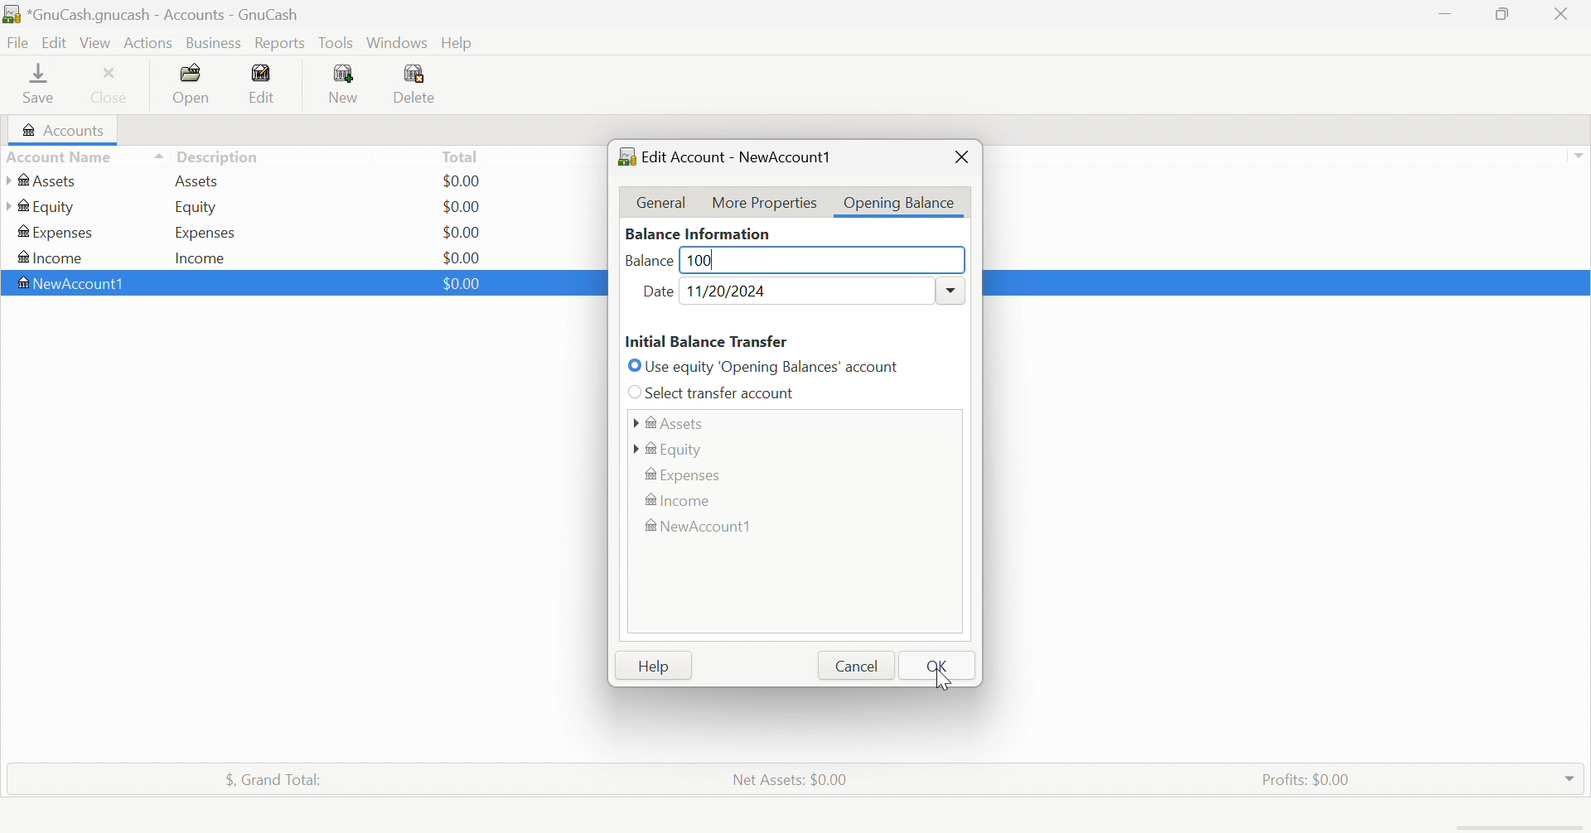 This screenshot has width=1591, height=833. Describe the element at coordinates (687, 474) in the screenshot. I see `Expenses` at that location.